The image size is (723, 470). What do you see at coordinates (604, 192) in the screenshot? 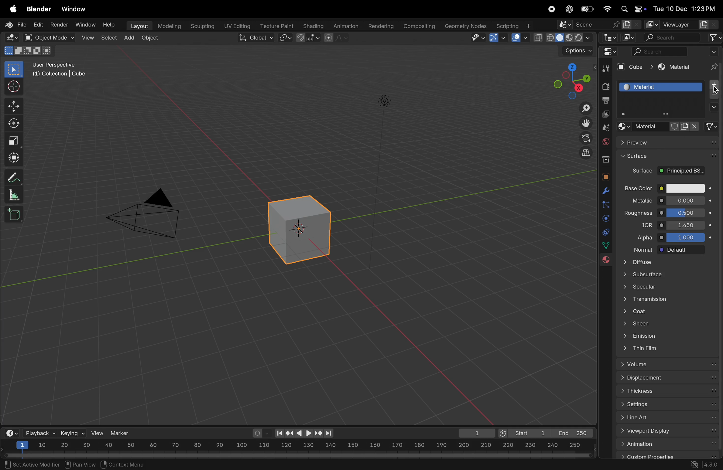
I see `modifiers` at bounding box center [604, 192].